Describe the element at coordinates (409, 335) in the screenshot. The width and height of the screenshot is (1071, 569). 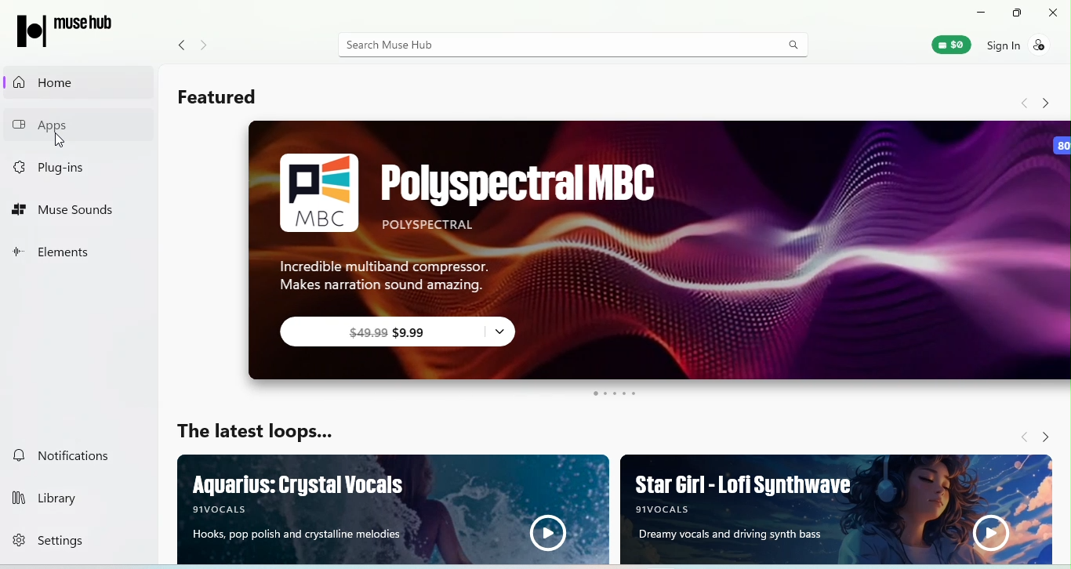
I see `$49.99 $9.99 v` at that location.